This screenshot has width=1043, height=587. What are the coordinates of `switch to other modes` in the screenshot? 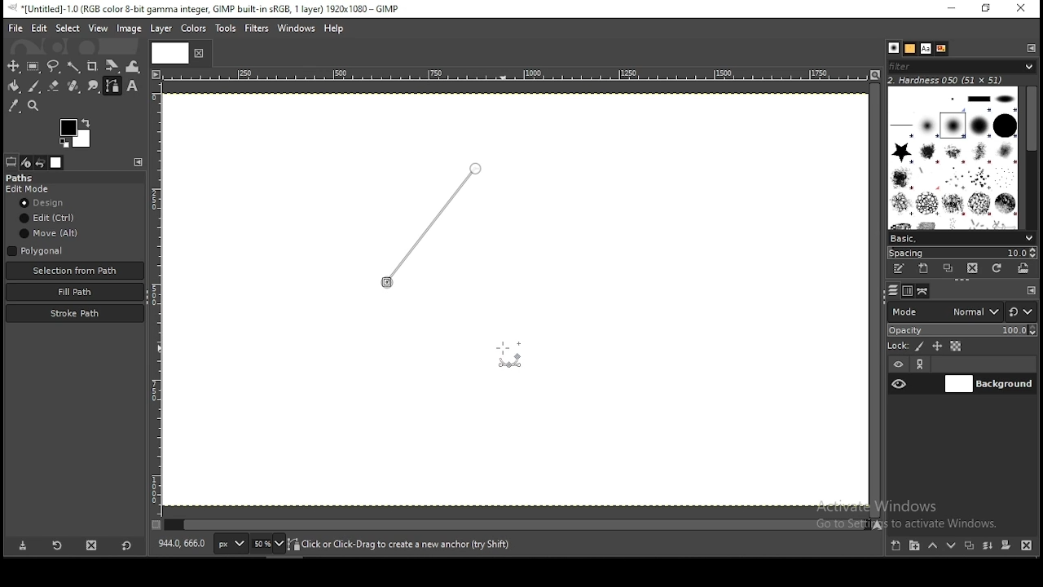 It's located at (1023, 311).